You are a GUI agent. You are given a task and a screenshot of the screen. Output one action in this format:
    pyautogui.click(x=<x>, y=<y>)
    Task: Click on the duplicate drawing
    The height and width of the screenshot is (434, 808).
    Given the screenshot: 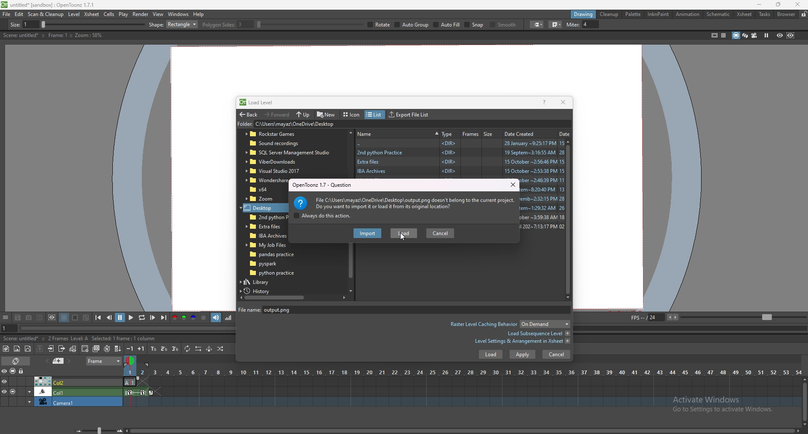 What is the action you would take?
    pyautogui.click(x=97, y=349)
    